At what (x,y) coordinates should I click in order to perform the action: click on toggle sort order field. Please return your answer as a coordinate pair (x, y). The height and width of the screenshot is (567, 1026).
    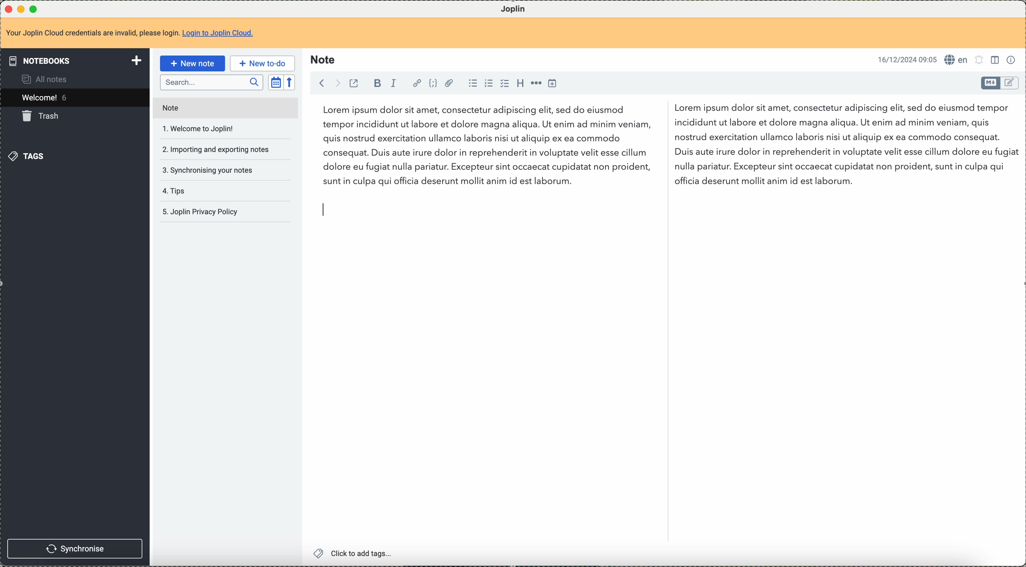
    Looking at the image, I should click on (274, 82).